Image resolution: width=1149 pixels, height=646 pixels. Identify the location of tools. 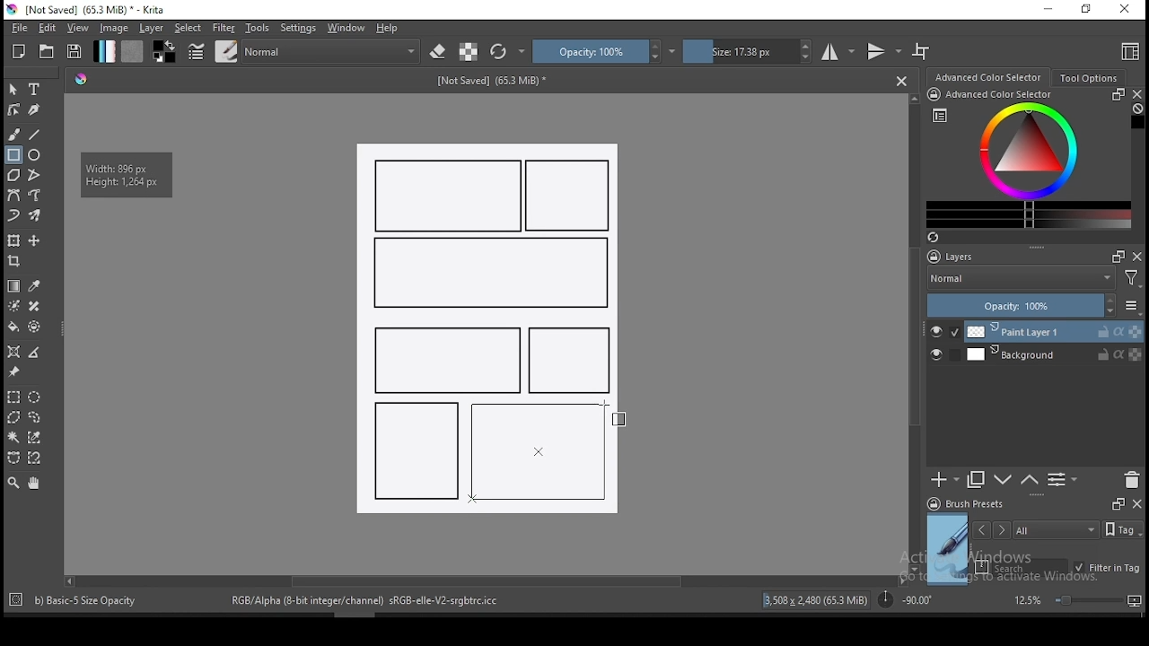
(258, 28).